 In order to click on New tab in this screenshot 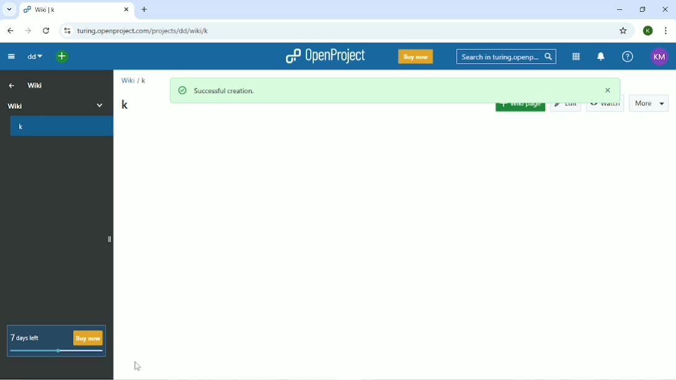, I will do `click(144, 10)`.